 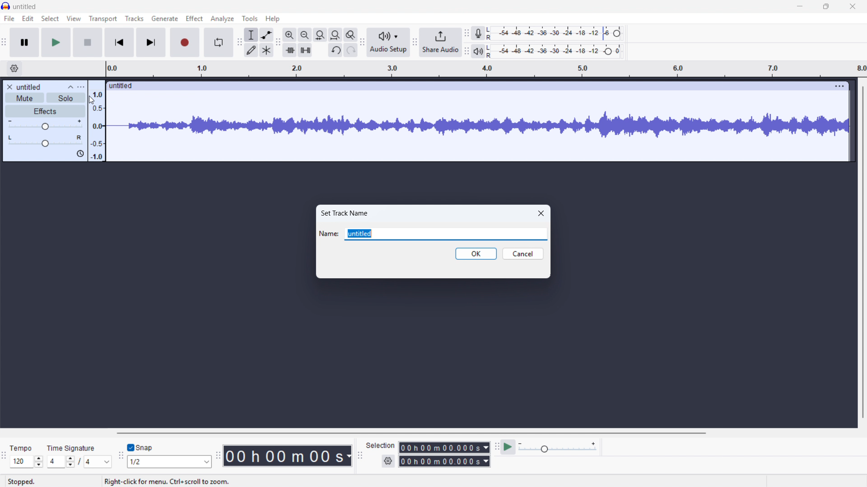 I want to click on Undo, so click(x=336, y=51).